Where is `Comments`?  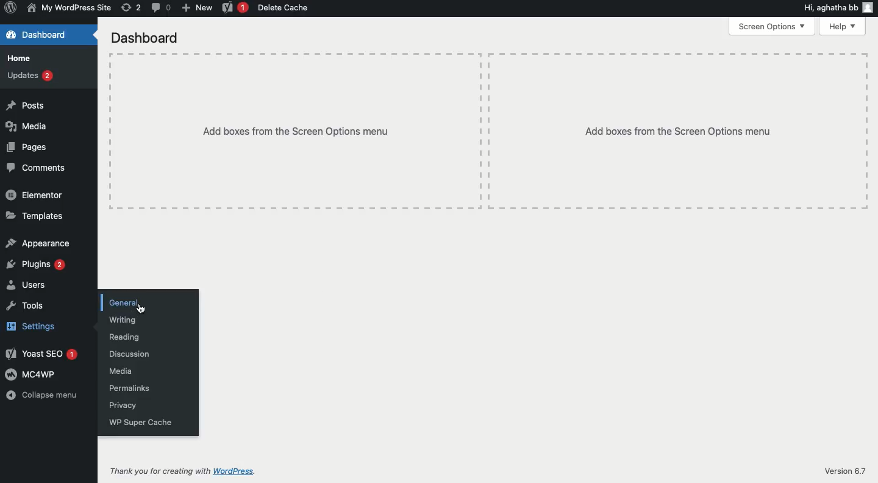
Comments is located at coordinates (35, 167).